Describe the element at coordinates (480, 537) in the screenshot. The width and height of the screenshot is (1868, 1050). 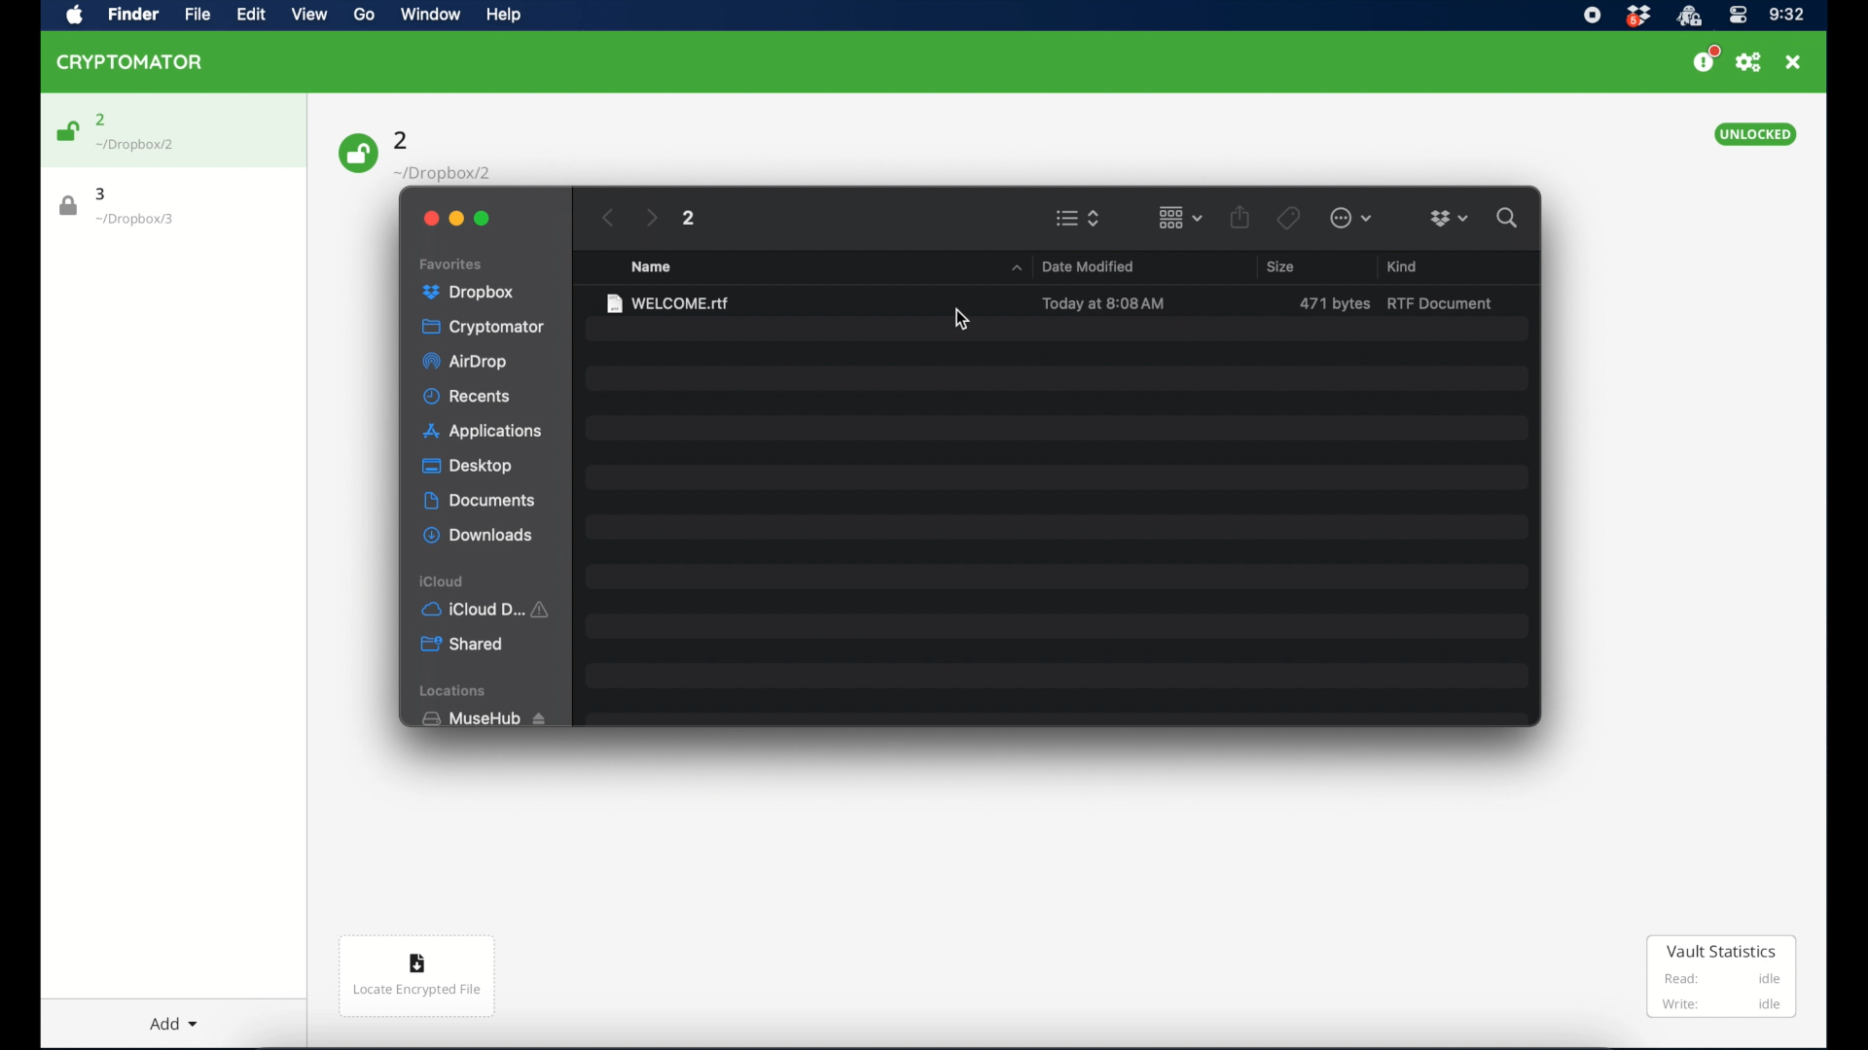
I see `downloads` at that location.